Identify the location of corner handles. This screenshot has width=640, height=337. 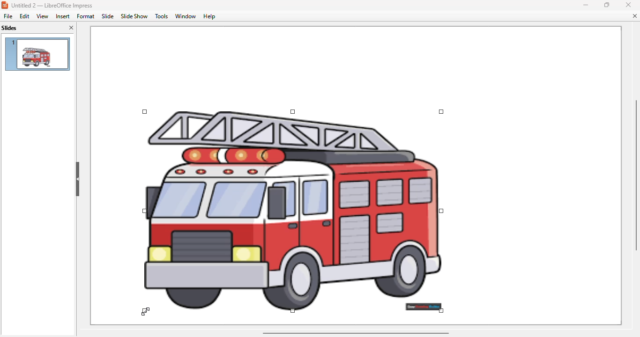
(441, 111).